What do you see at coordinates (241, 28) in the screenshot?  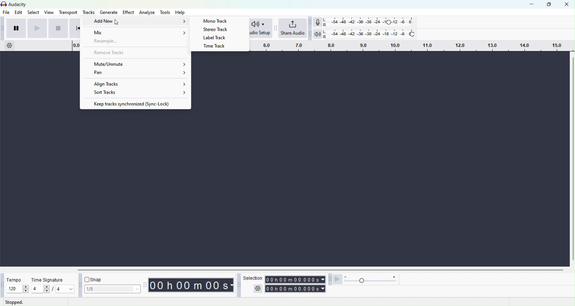 I see `Audacity audio setup toolbar` at bounding box center [241, 28].